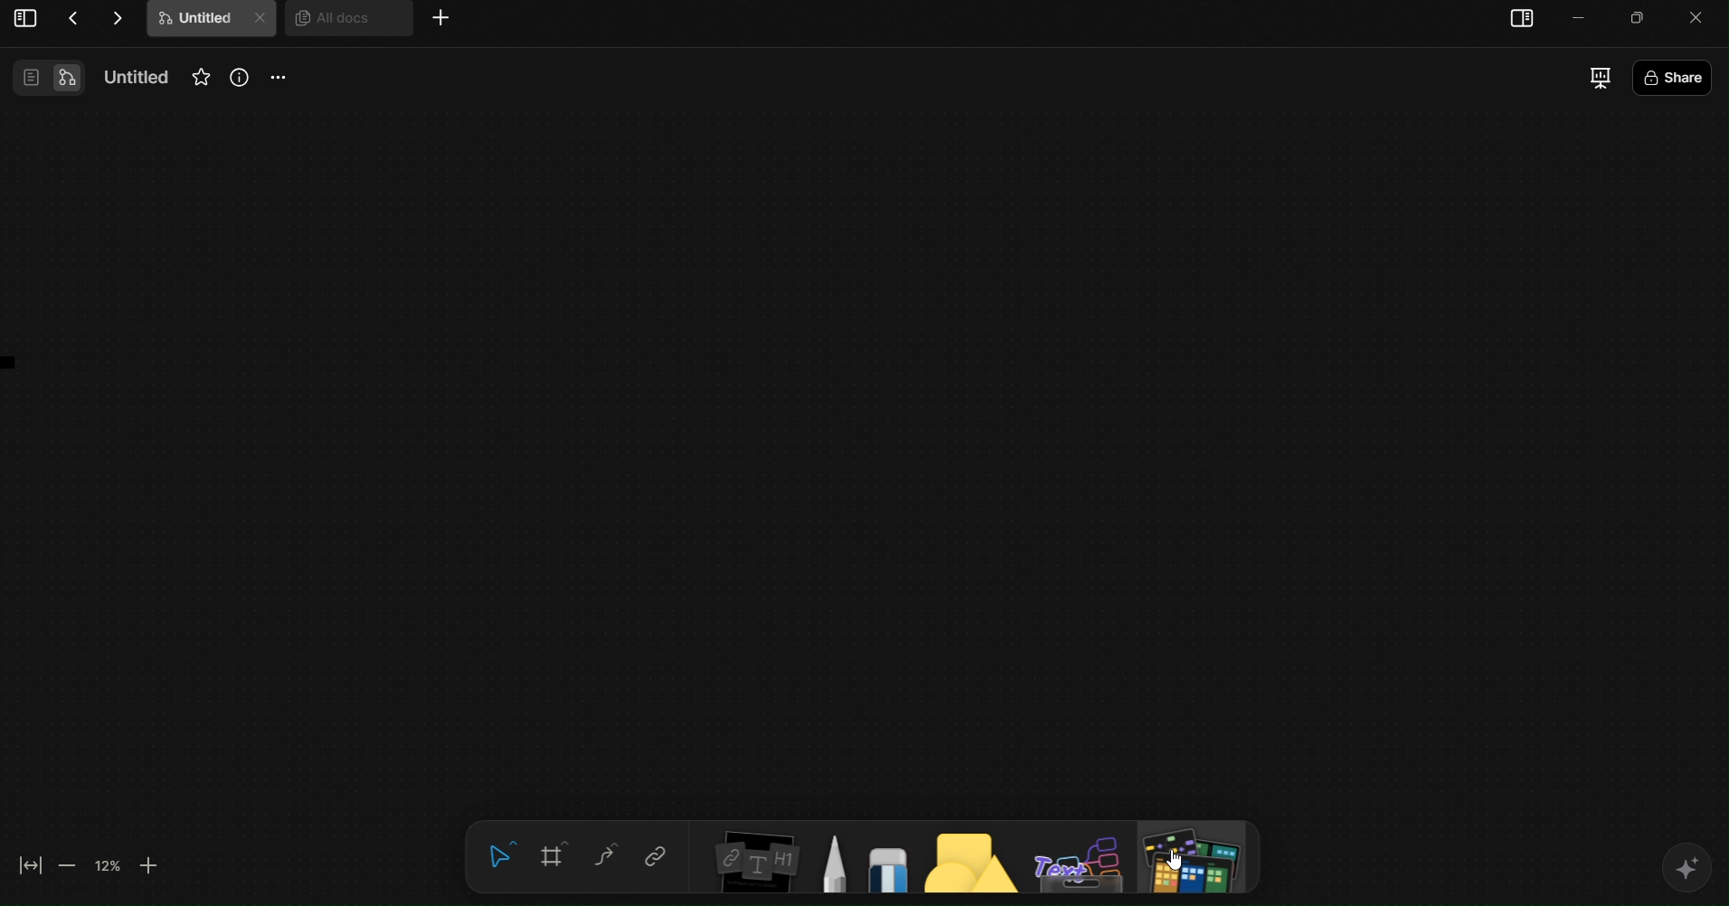  Describe the element at coordinates (130, 75) in the screenshot. I see `Name` at that location.